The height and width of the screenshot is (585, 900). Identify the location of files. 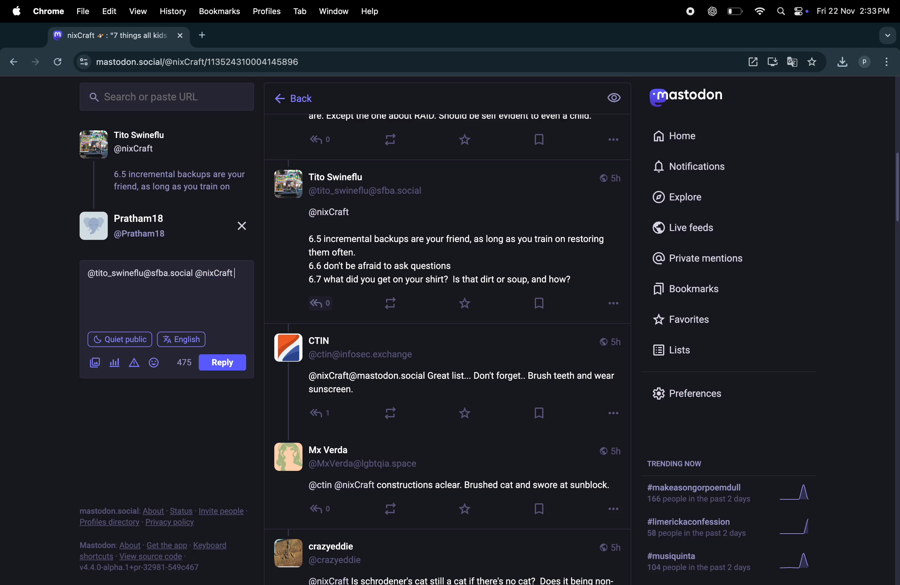
(82, 9).